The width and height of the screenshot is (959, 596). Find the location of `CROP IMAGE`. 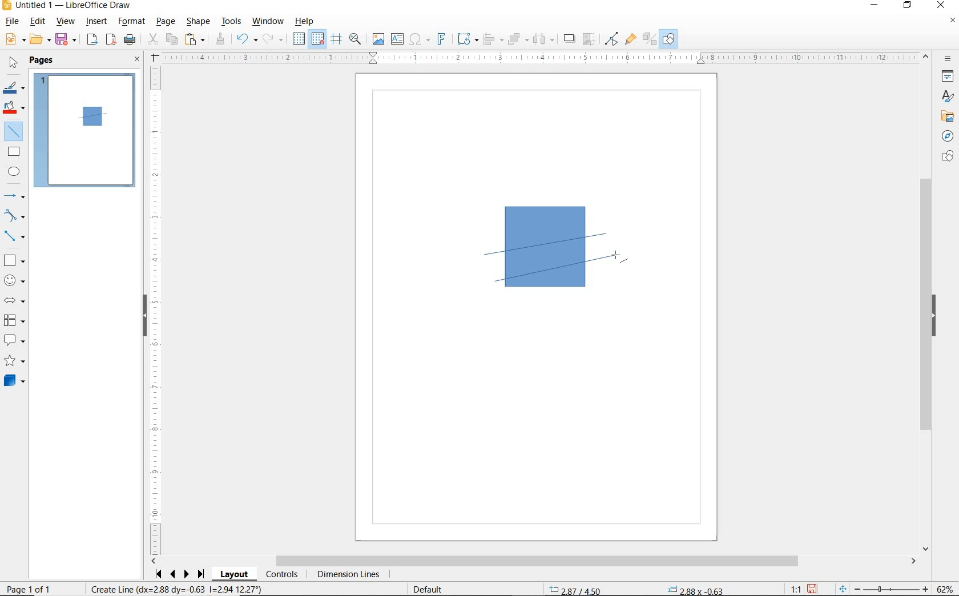

CROP IMAGE is located at coordinates (590, 39).